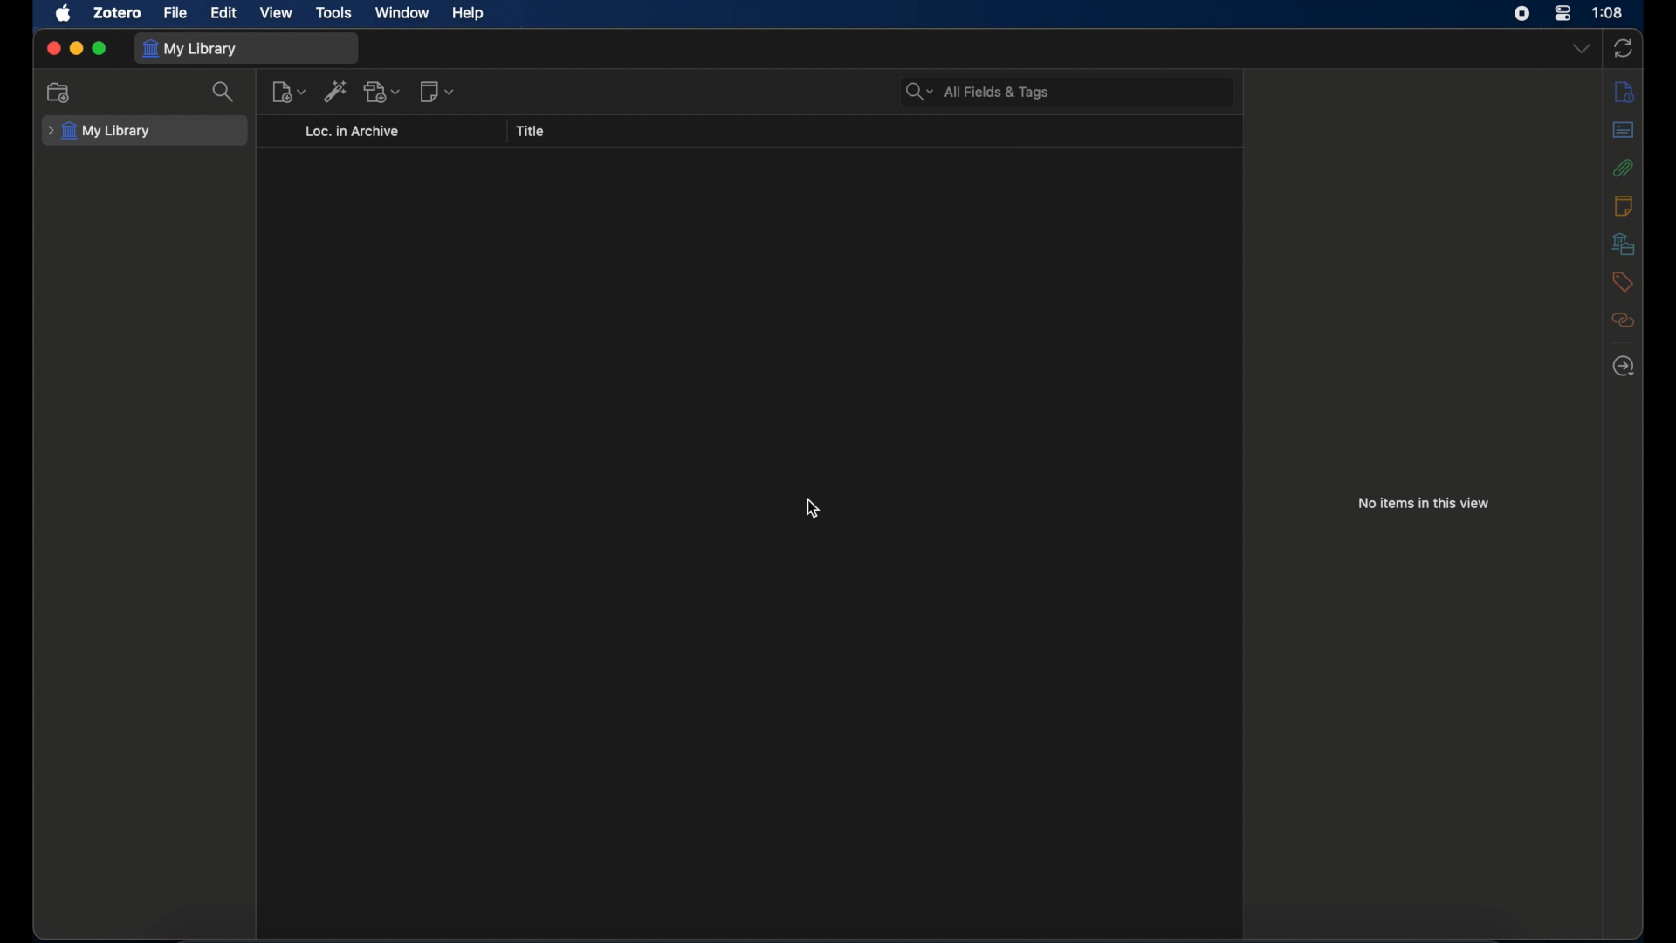  What do you see at coordinates (1563, 14) in the screenshot?
I see `control center` at bounding box center [1563, 14].